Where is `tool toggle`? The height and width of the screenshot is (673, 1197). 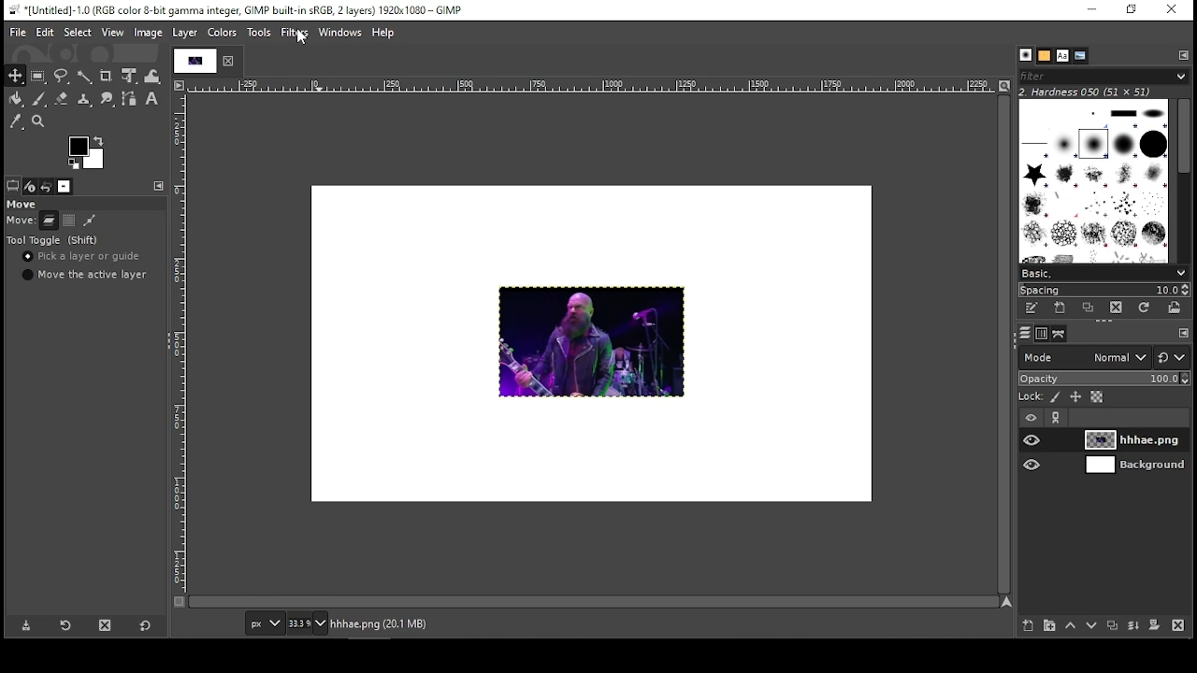 tool toggle is located at coordinates (51, 240).